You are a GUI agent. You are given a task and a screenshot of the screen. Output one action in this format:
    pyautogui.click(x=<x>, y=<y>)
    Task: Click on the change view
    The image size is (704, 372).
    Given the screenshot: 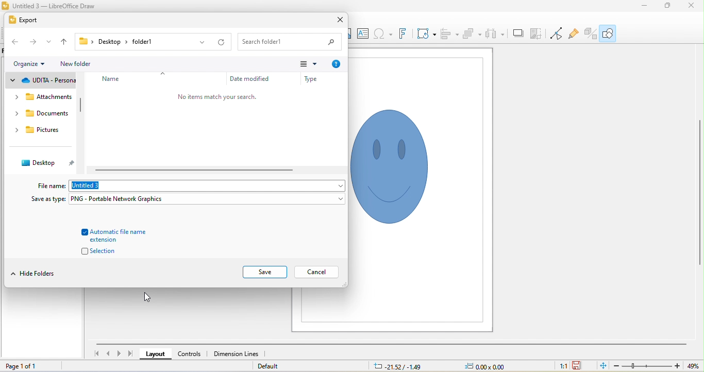 What is the action you would take?
    pyautogui.click(x=310, y=64)
    